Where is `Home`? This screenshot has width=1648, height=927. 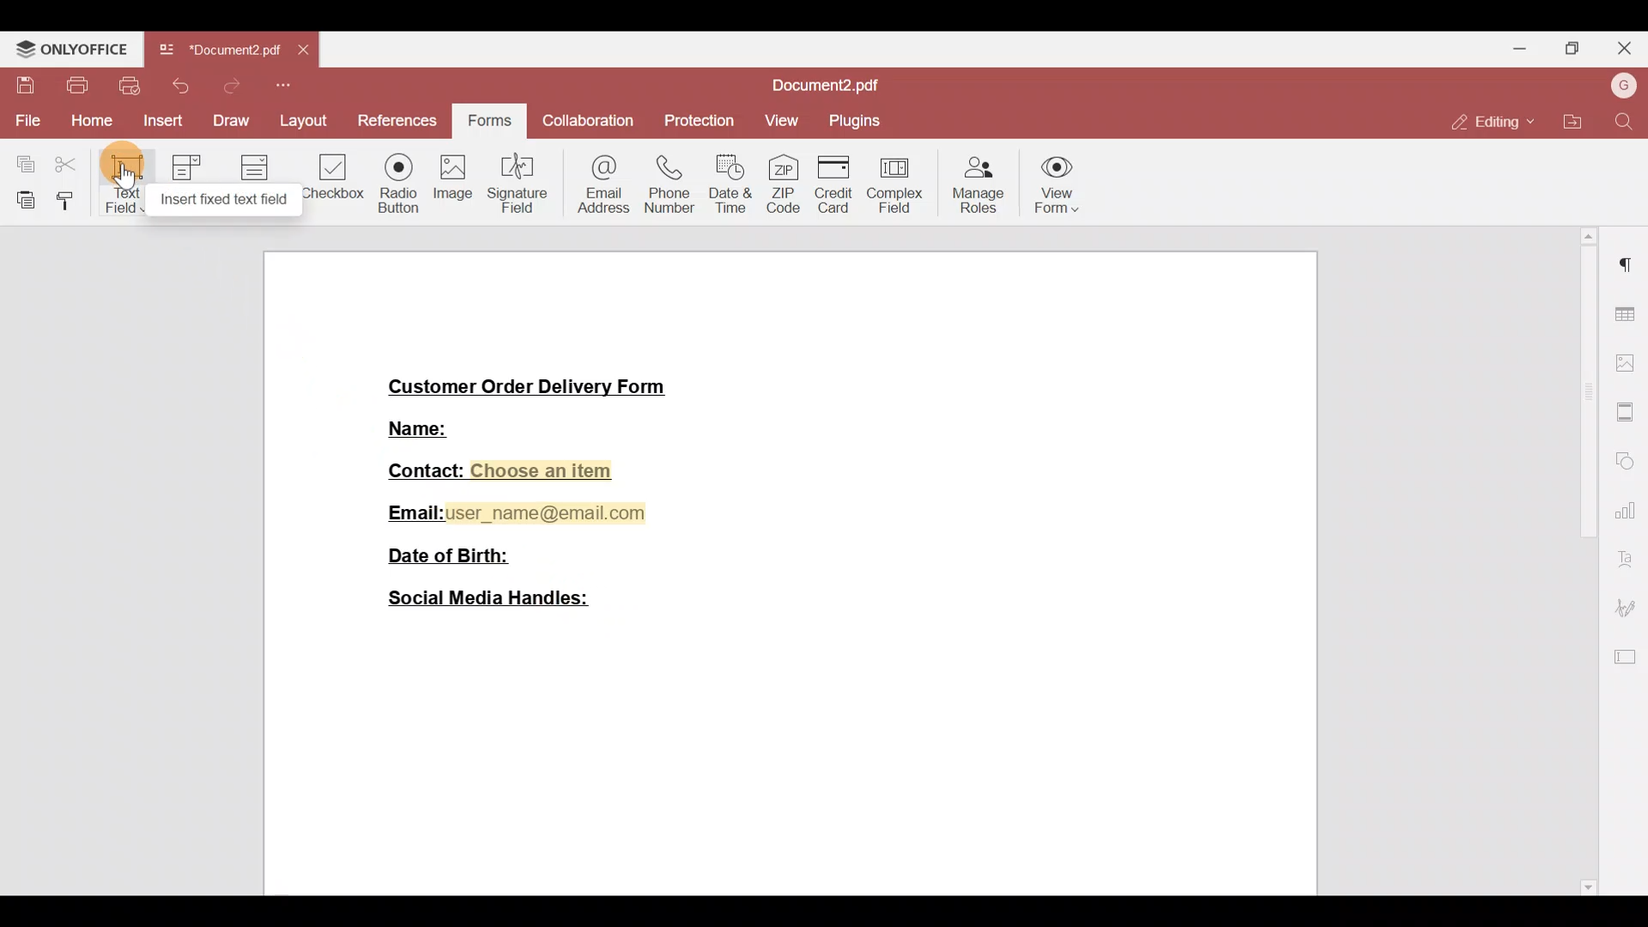 Home is located at coordinates (89, 122).